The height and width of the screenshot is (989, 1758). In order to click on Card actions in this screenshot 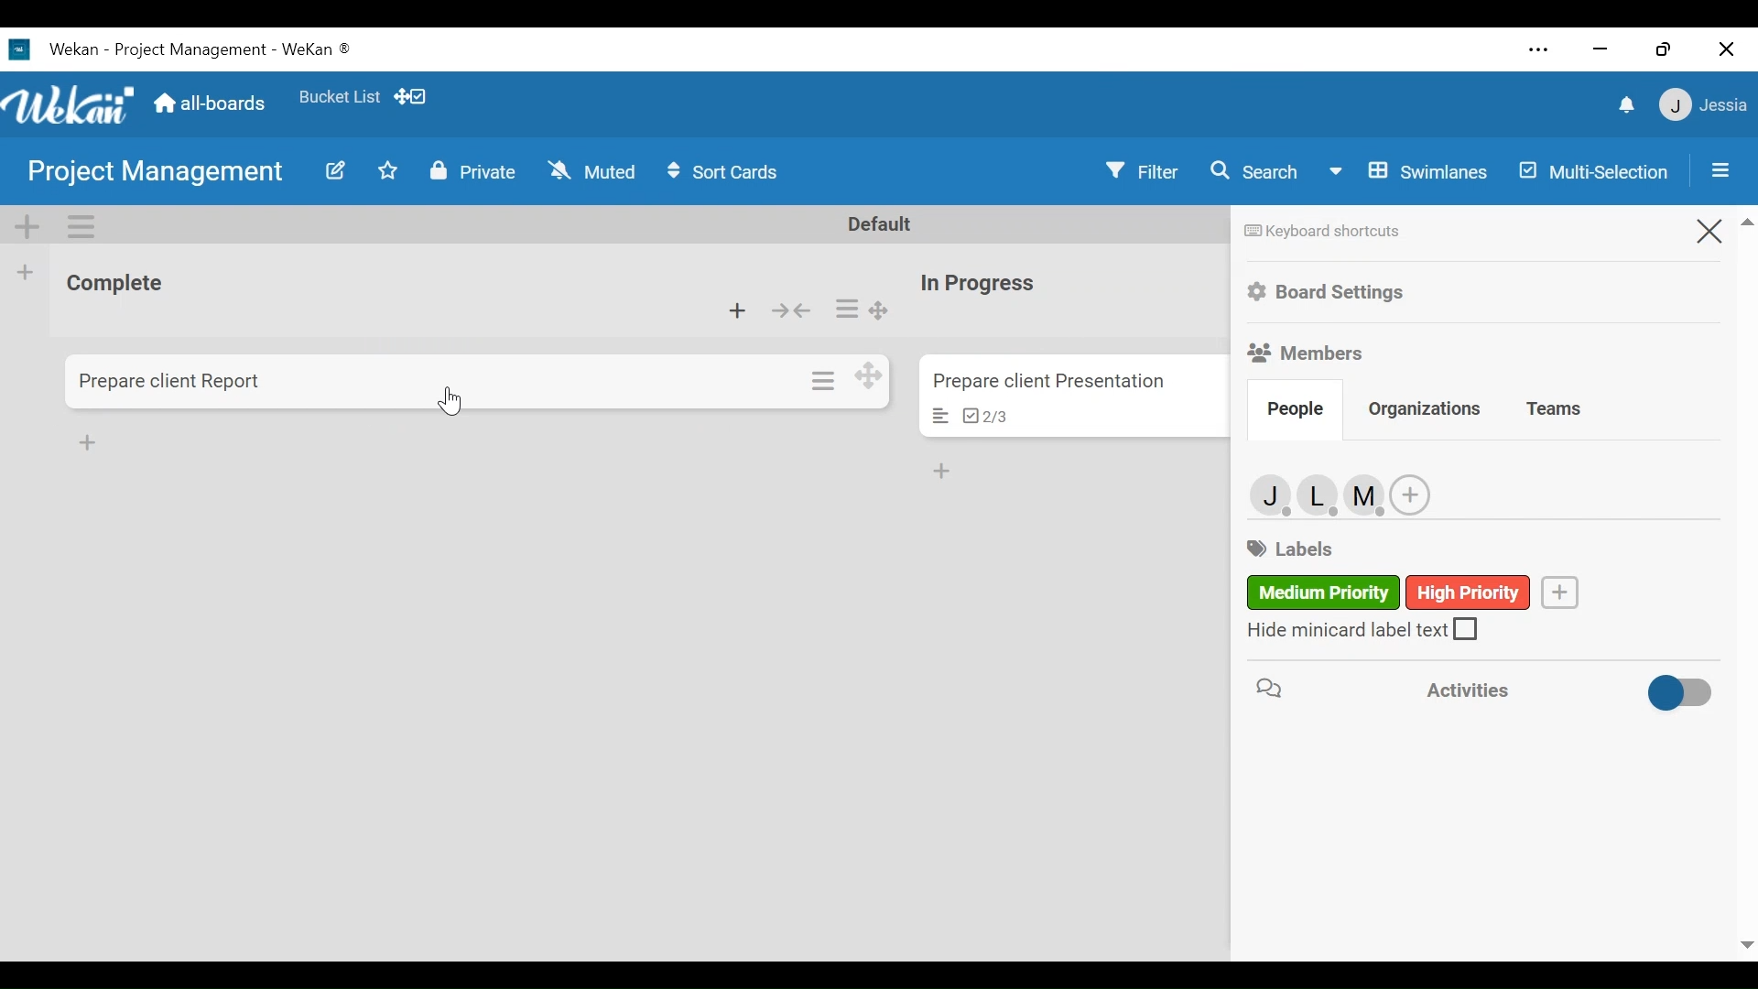, I will do `click(825, 379)`.